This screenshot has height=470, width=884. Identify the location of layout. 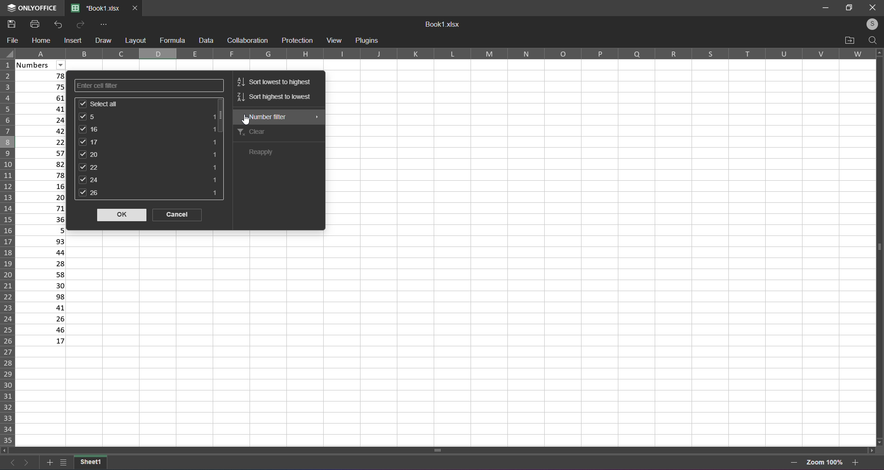
(135, 40).